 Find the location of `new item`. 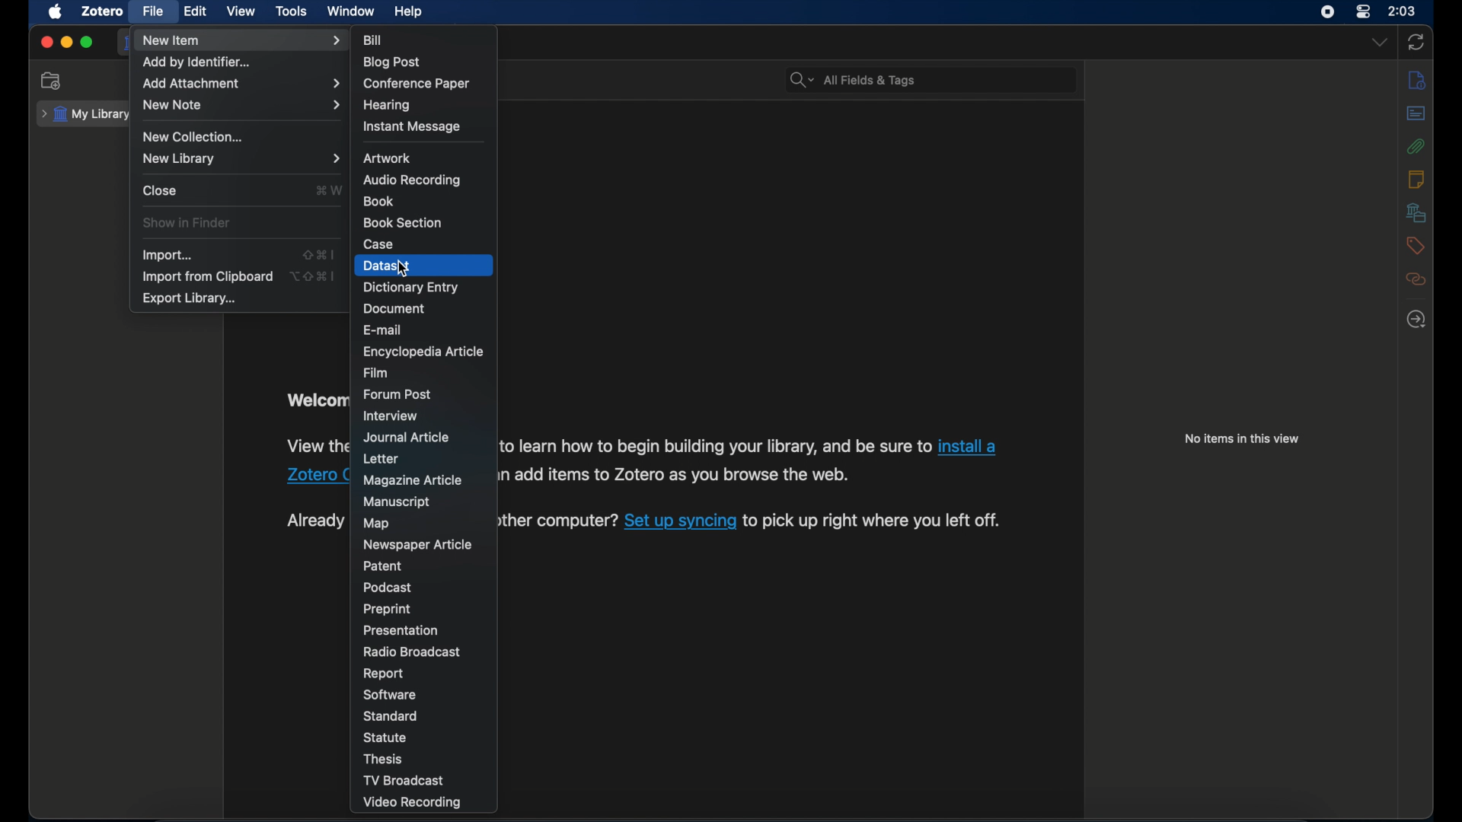

new item is located at coordinates (243, 40).